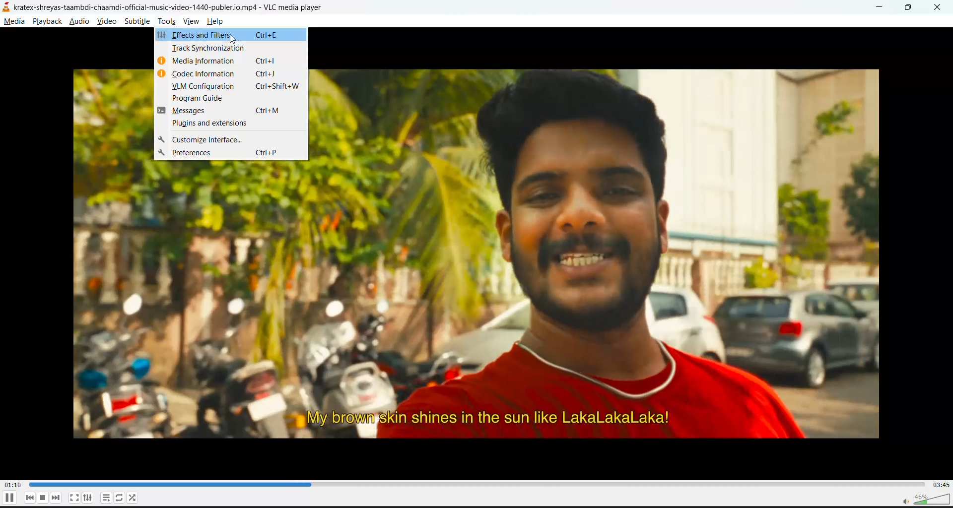 The image size is (953, 508). What do you see at coordinates (232, 74) in the screenshot?
I see `codec information` at bounding box center [232, 74].